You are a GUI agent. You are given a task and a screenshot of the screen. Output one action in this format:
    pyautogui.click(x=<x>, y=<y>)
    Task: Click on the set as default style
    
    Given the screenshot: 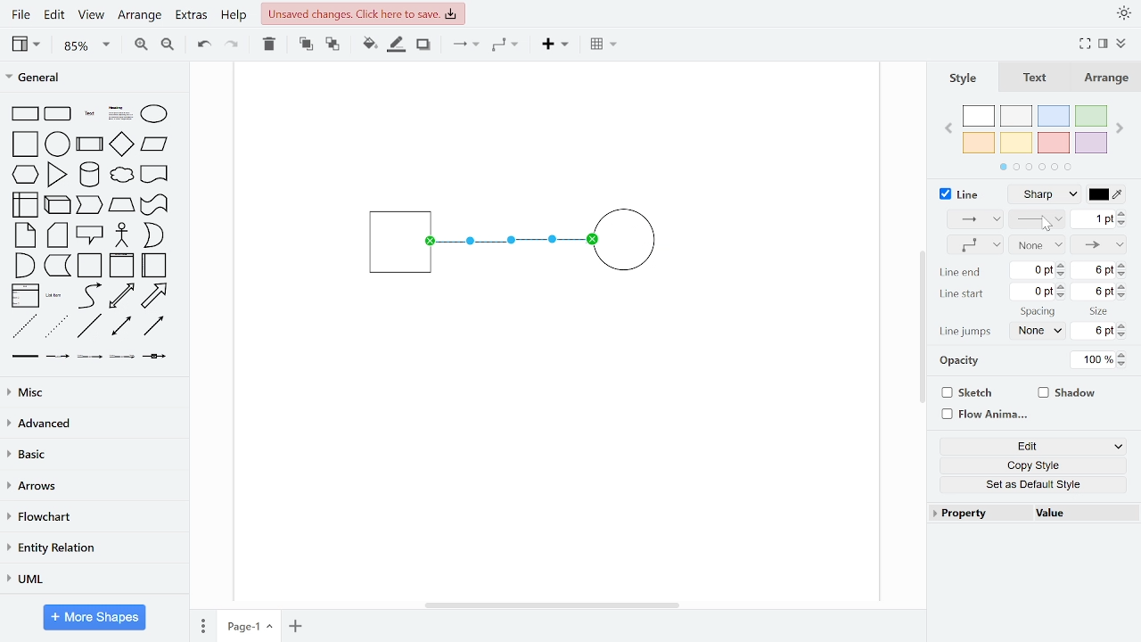 What is the action you would take?
    pyautogui.click(x=1033, y=484)
    